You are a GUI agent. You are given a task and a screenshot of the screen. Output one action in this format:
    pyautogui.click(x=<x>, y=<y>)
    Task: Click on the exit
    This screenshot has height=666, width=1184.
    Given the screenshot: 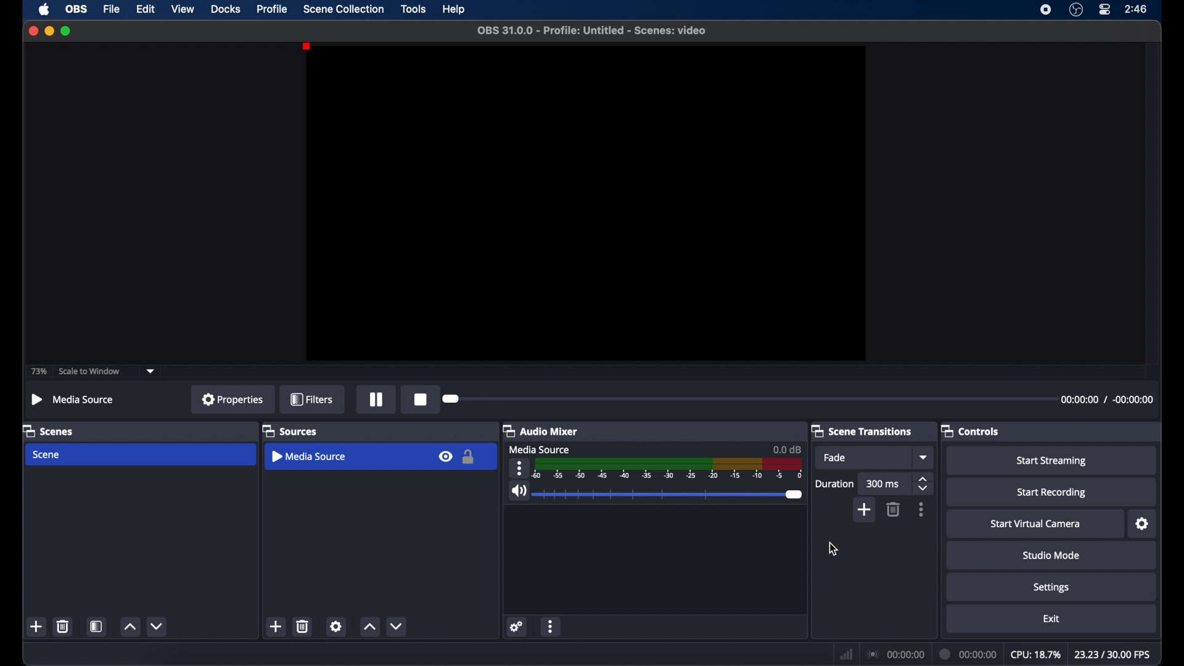 What is the action you would take?
    pyautogui.click(x=1051, y=619)
    